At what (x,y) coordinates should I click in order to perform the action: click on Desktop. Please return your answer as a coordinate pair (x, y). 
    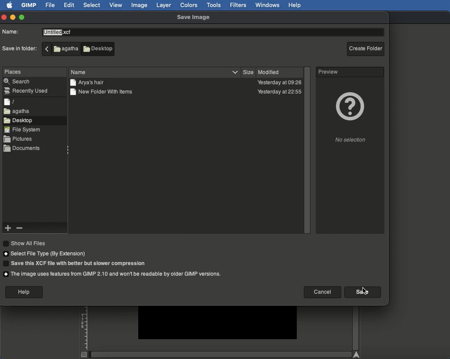
    Looking at the image, I should click on (20, 120).